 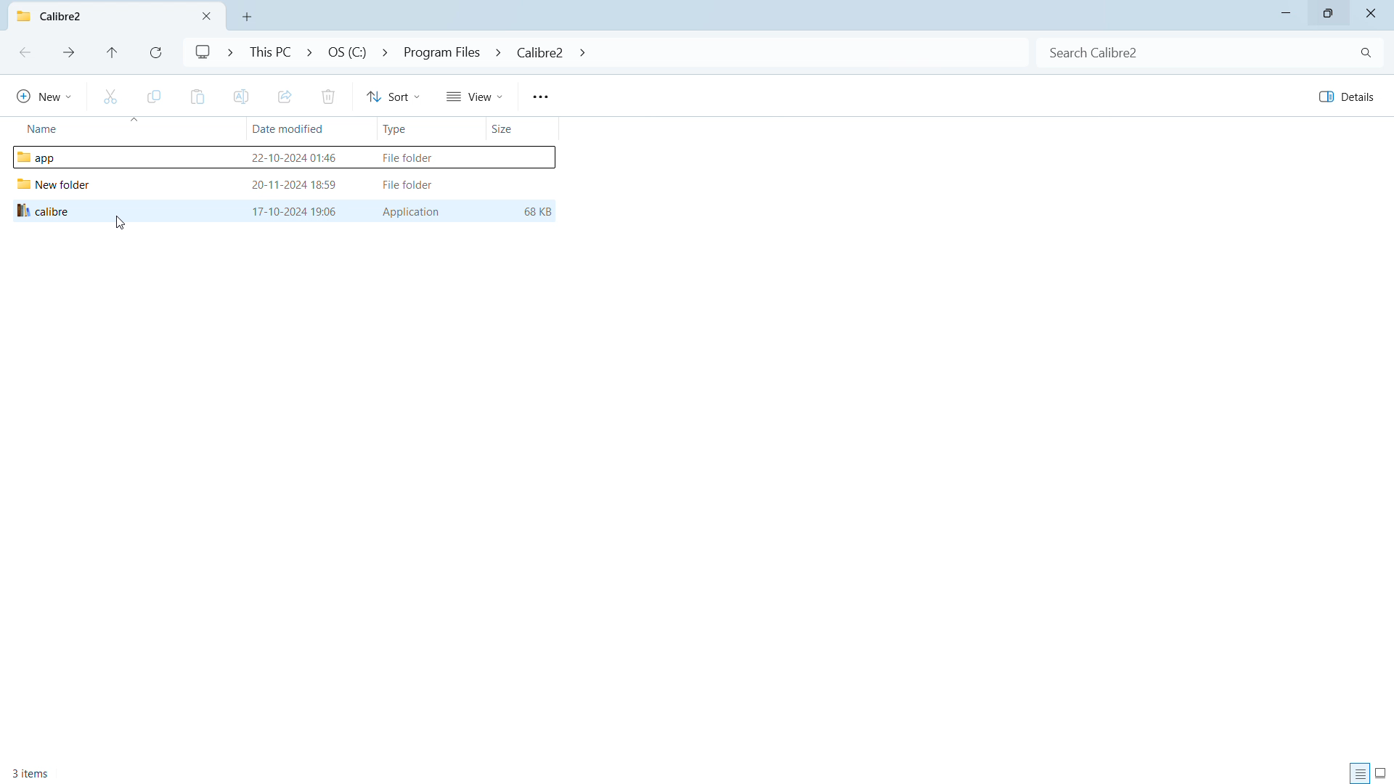 I want to click on refresh, so click(x=155, y=52).